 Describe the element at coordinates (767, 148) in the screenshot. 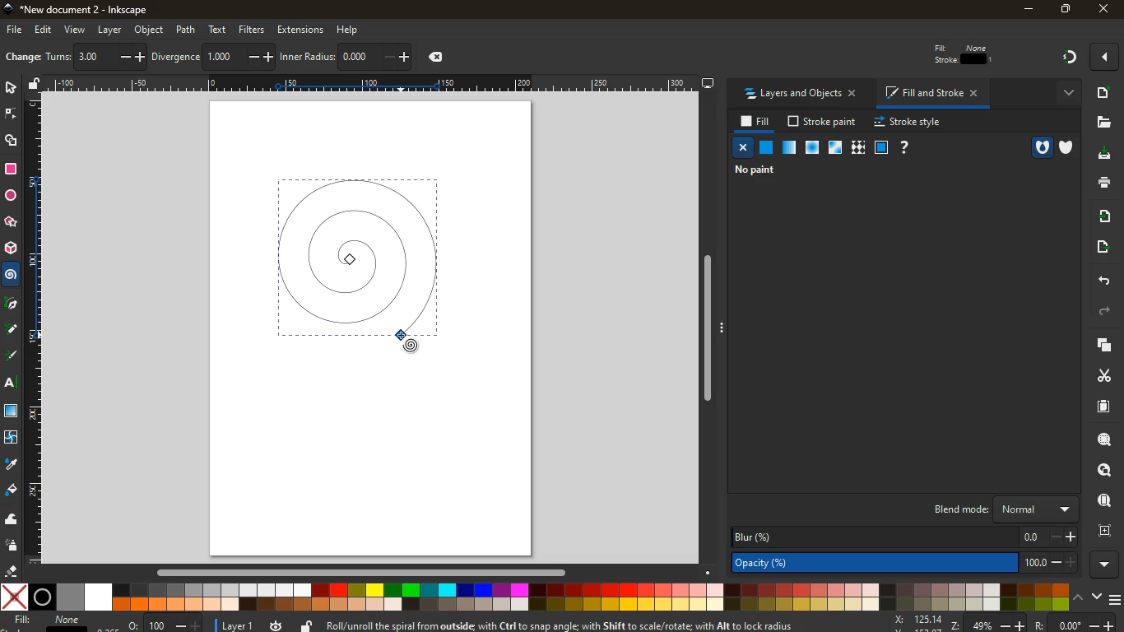

I see `normal` at that location.